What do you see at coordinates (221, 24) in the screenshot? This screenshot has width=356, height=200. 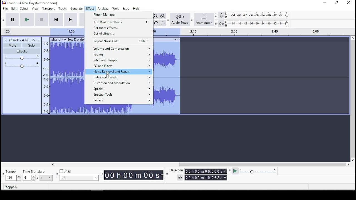 I see `volume` at bounding box center [221, 24].